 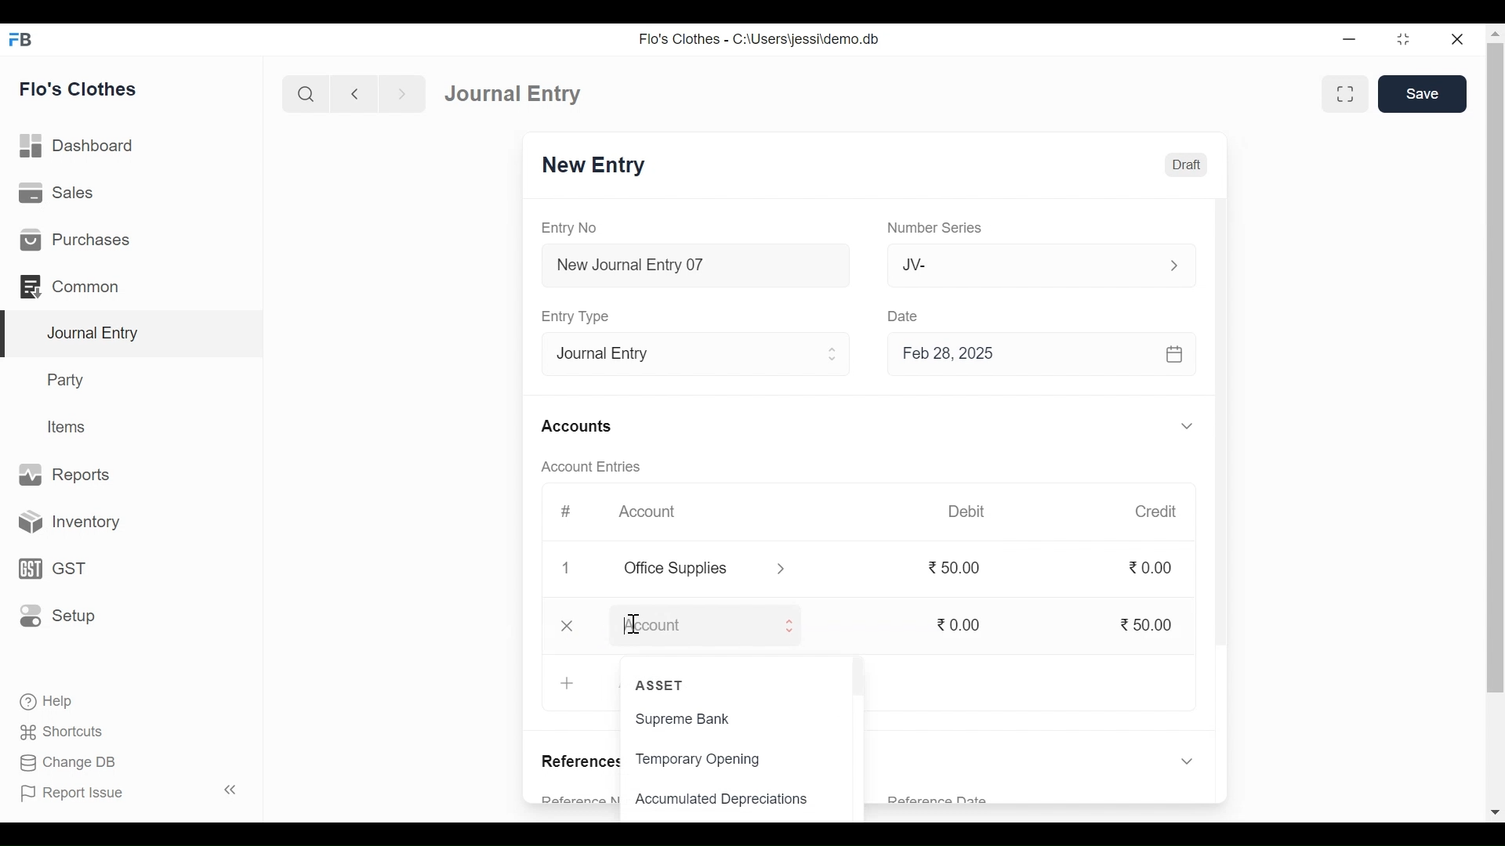 I want to click on Expand, so click(x=785, y=625).